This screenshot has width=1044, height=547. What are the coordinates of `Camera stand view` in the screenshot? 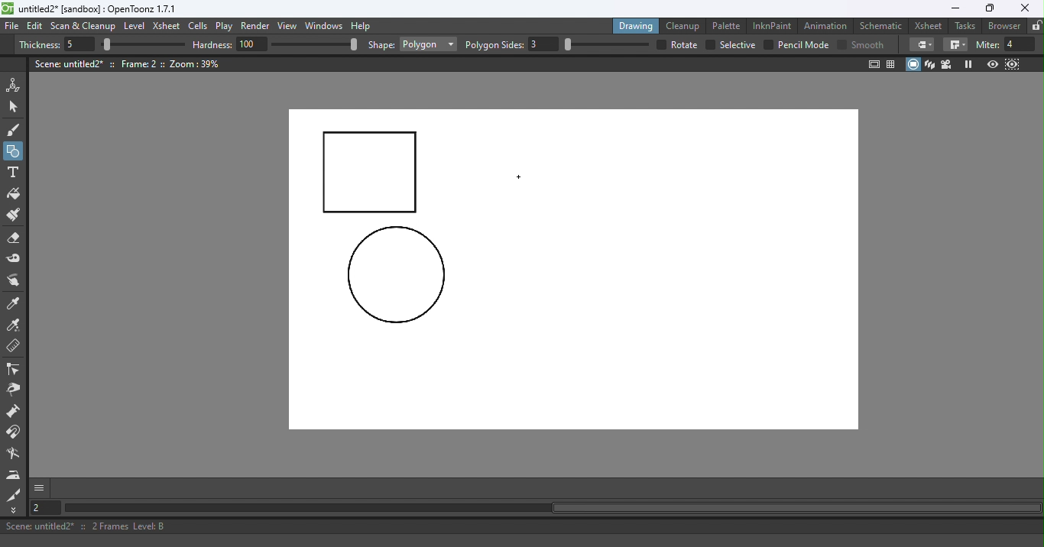 It's located at (914, 64).